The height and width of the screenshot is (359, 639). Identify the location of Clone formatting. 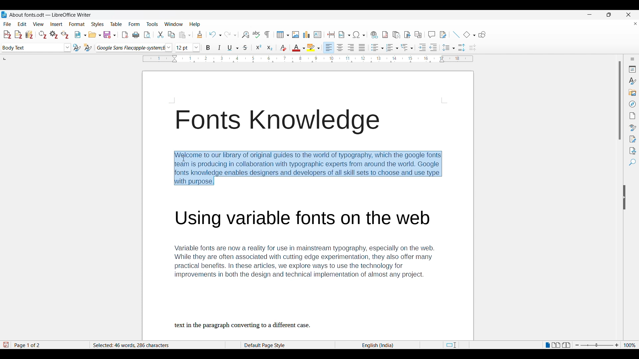
(200, 34).